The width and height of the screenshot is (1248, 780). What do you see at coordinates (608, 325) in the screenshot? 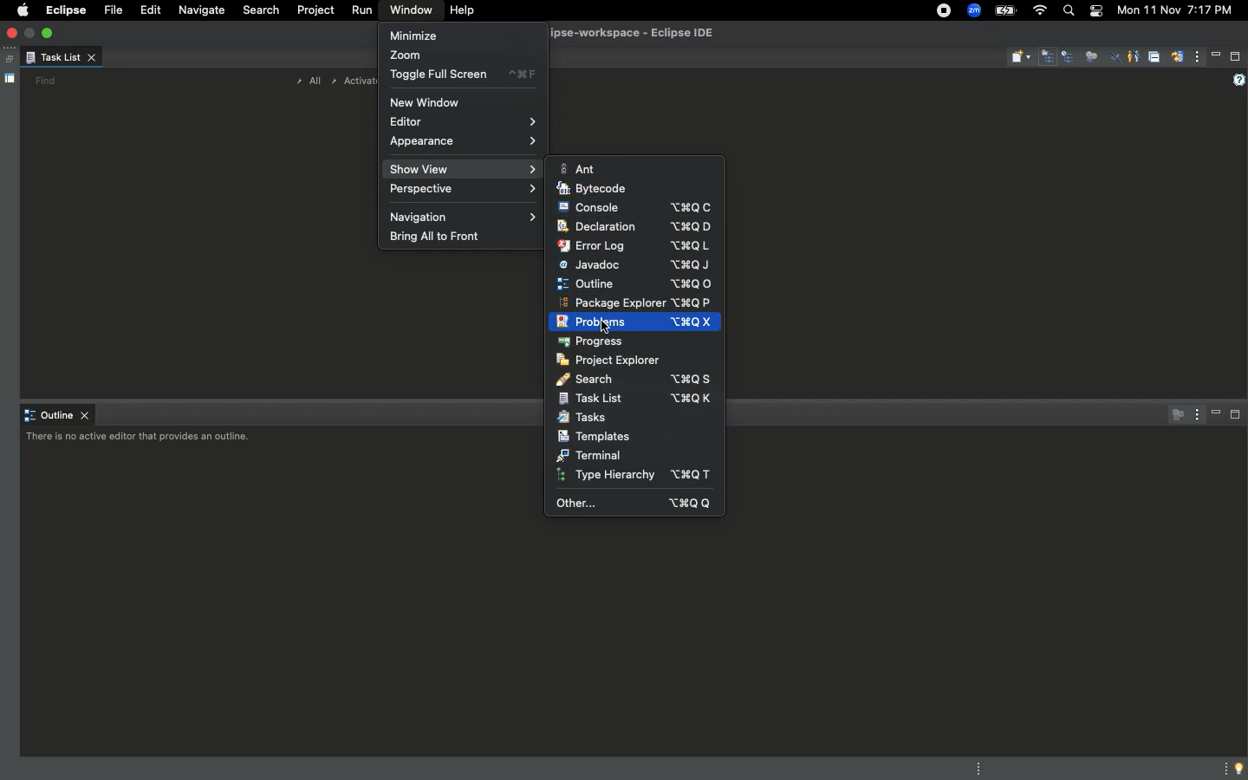
I see `cursor` at bounding box center [608, 325].